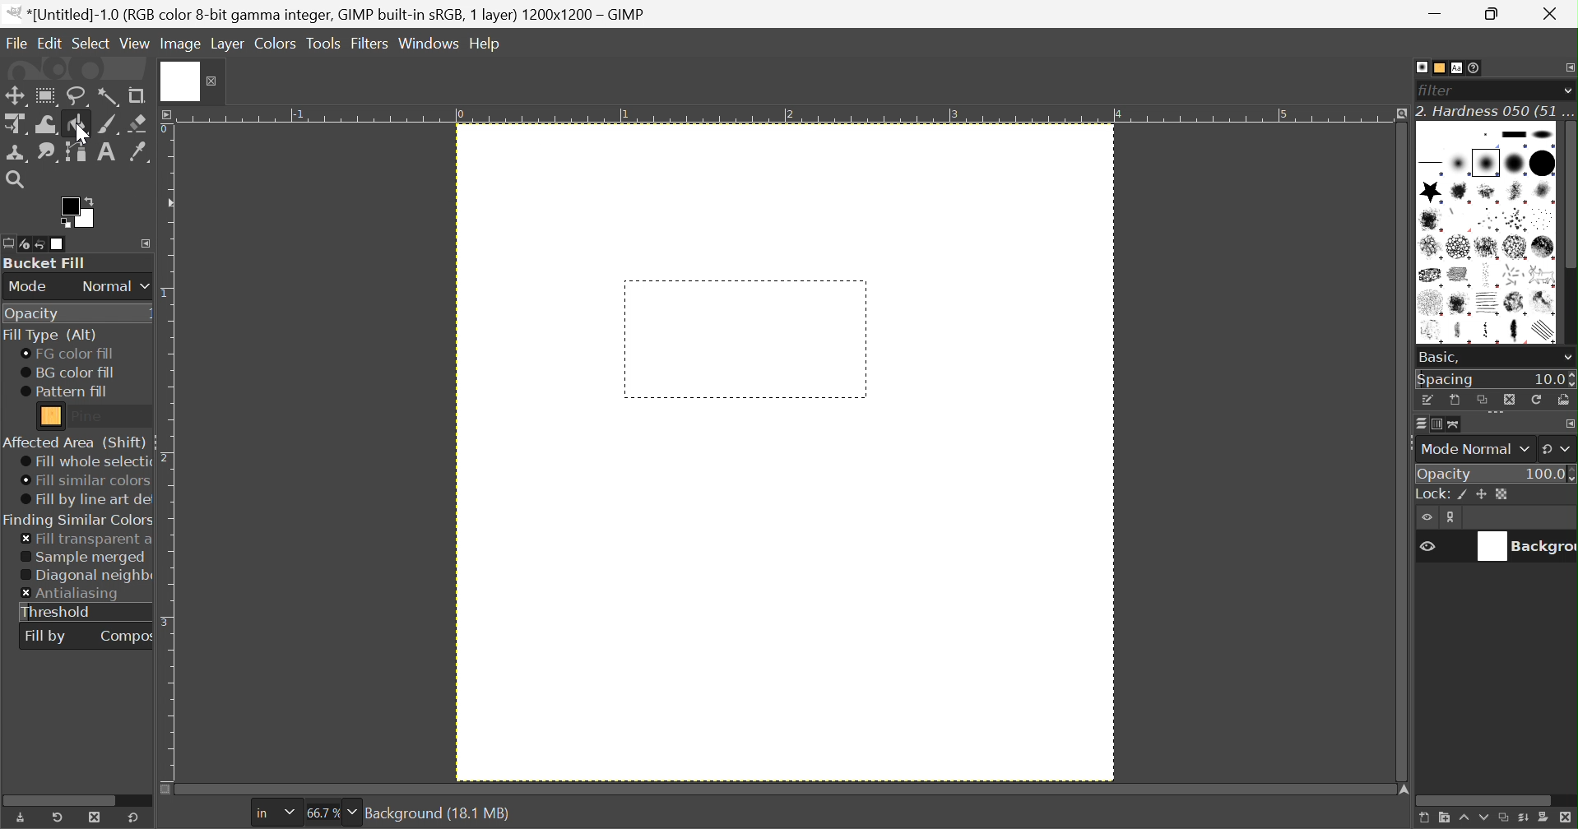 The image size is (1578, 829). I want to click on Edit this brush, so click(1428, 400).